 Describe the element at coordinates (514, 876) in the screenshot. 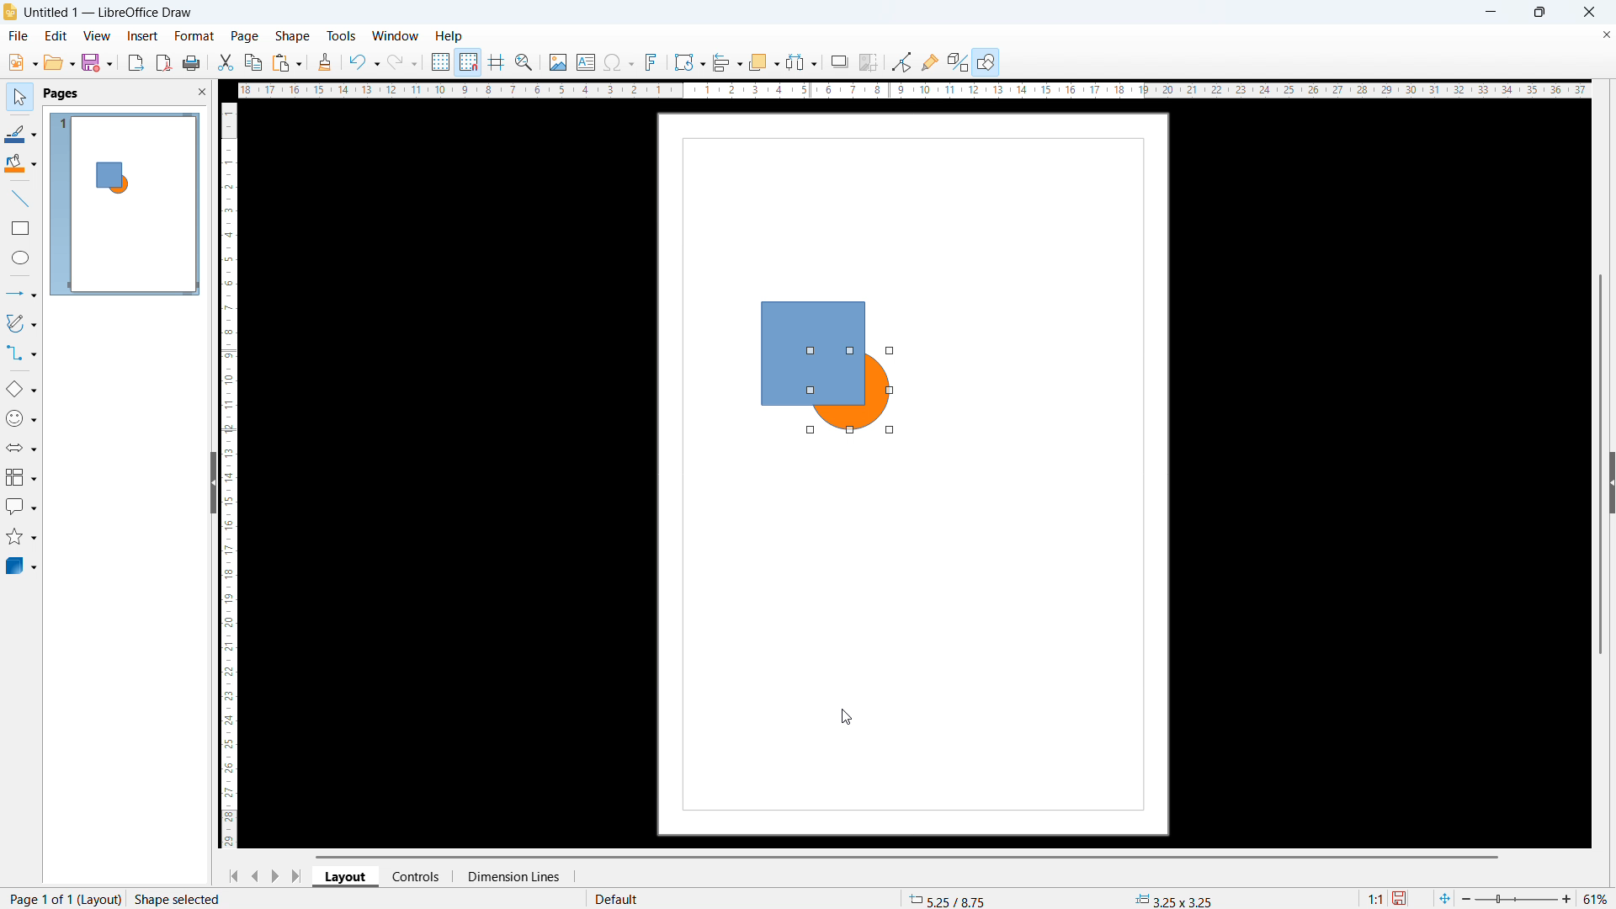

I see `Dimension lines ` at that location.